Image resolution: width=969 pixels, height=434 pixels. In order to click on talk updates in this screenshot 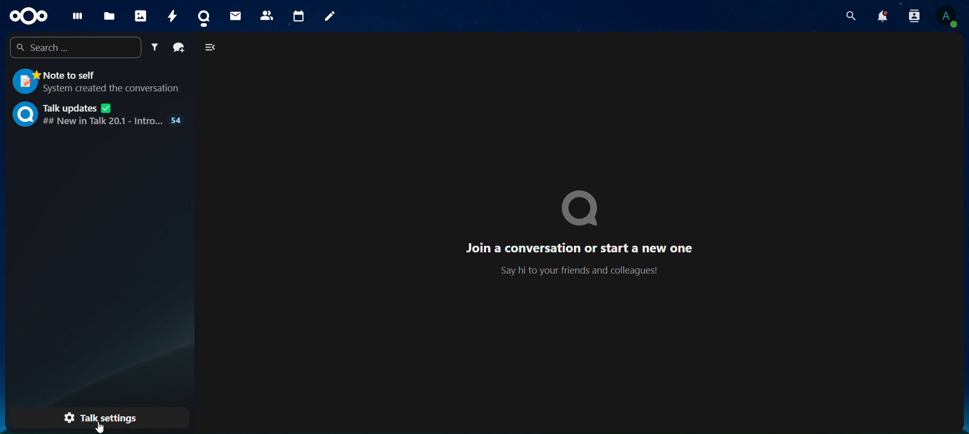, I will do `click(99, 114)`.